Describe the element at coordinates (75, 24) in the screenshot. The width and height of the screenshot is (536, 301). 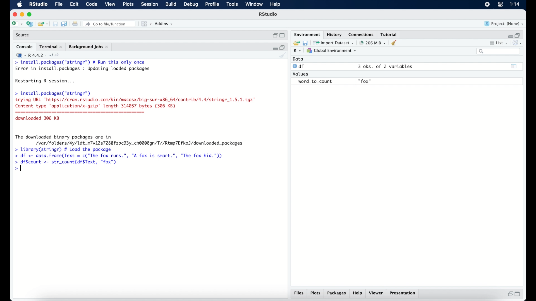
I see `print` at that location.